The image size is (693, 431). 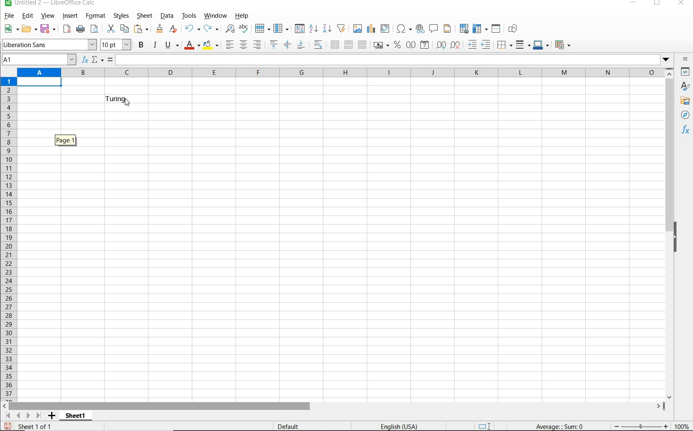 What do you see at coordinates (262, 28) in the screenshot?
I see `ROW` at bounding box center [262, 28].